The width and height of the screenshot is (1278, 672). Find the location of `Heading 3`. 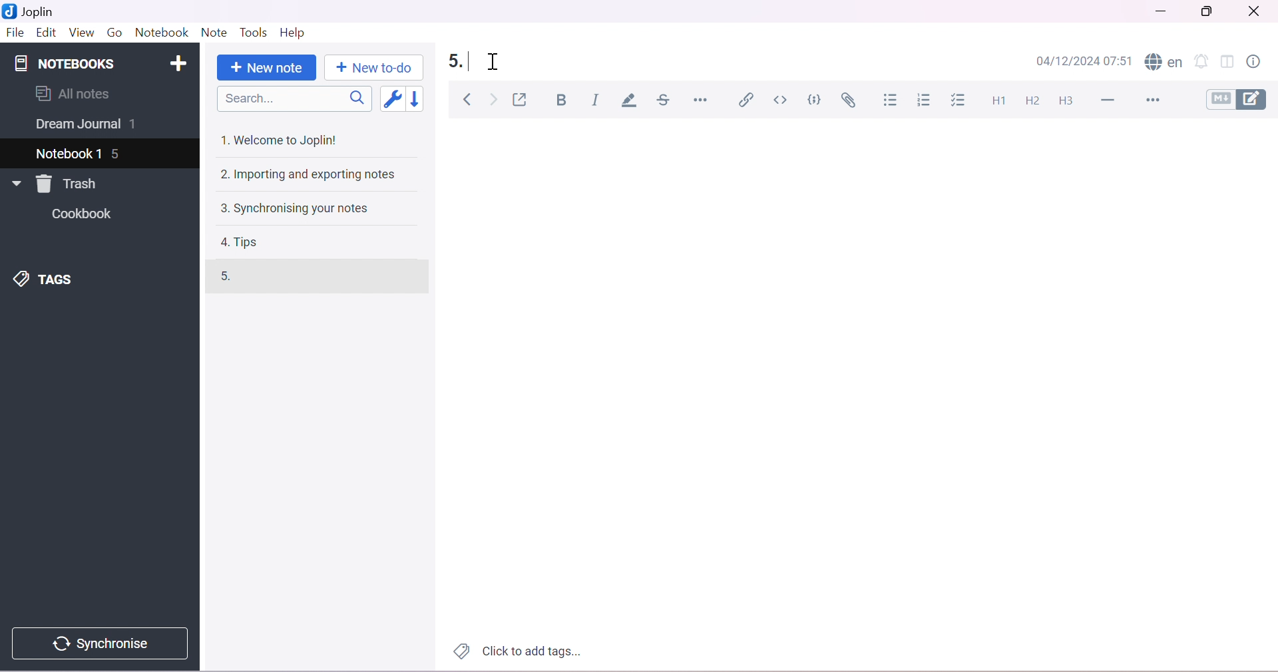

Heading 3 is located at coordinates (1067, 100).